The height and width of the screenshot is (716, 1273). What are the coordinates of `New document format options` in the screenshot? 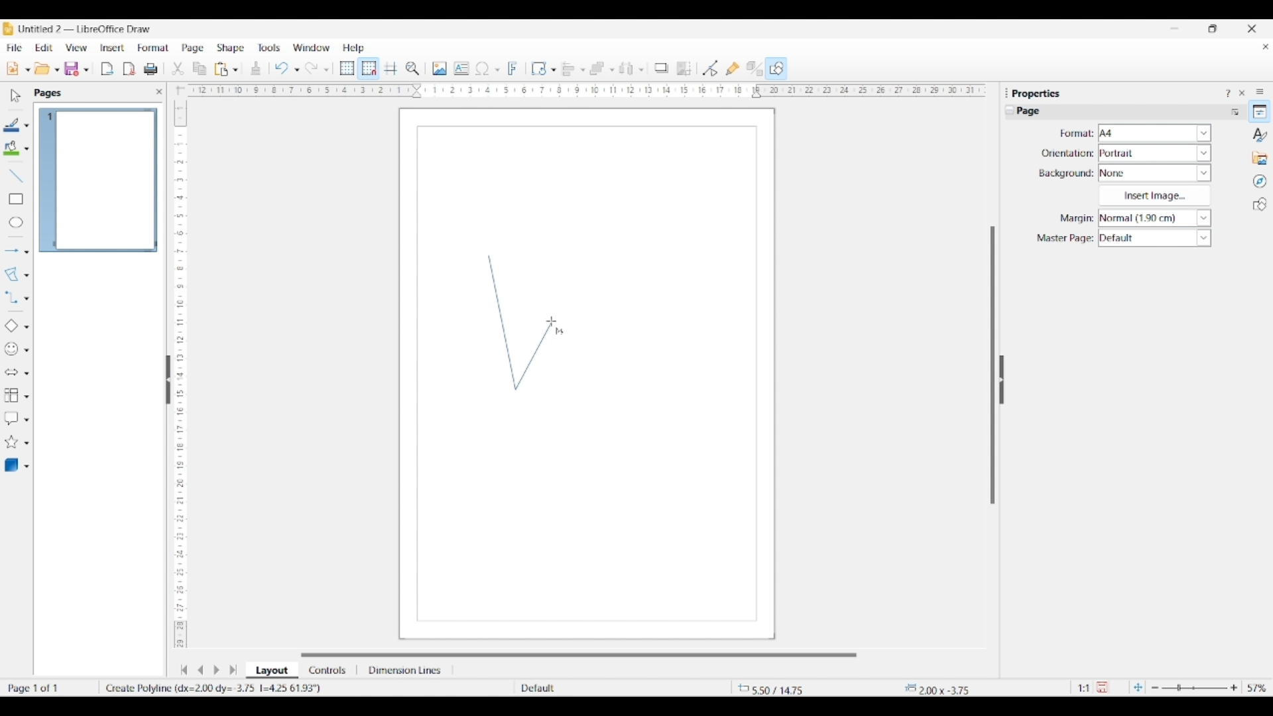 It's located at (28, 70).